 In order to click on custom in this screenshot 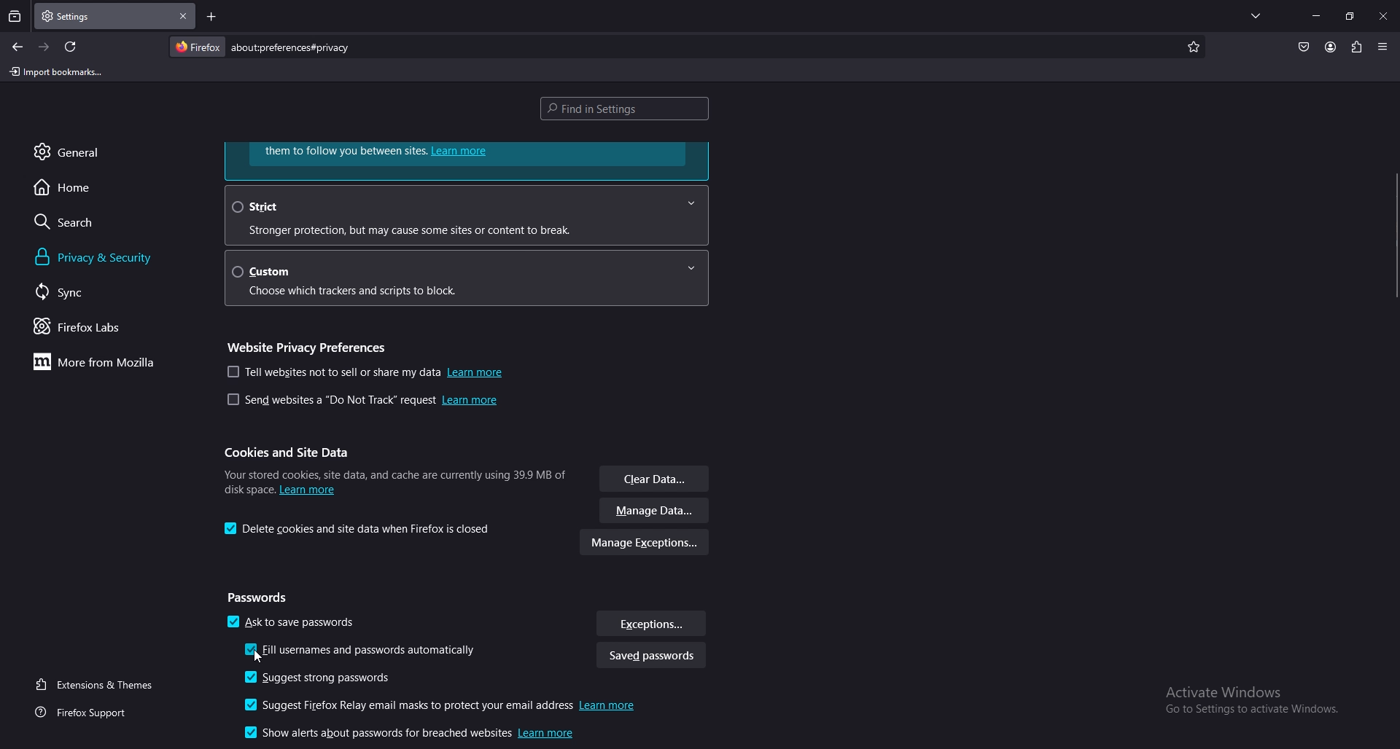, I will do `click(468, 279)`.